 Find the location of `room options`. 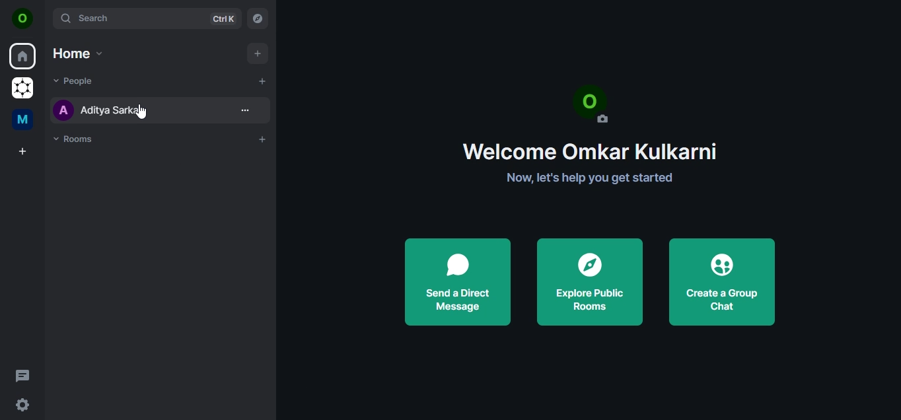

room options is located at coordinates (248, 112).